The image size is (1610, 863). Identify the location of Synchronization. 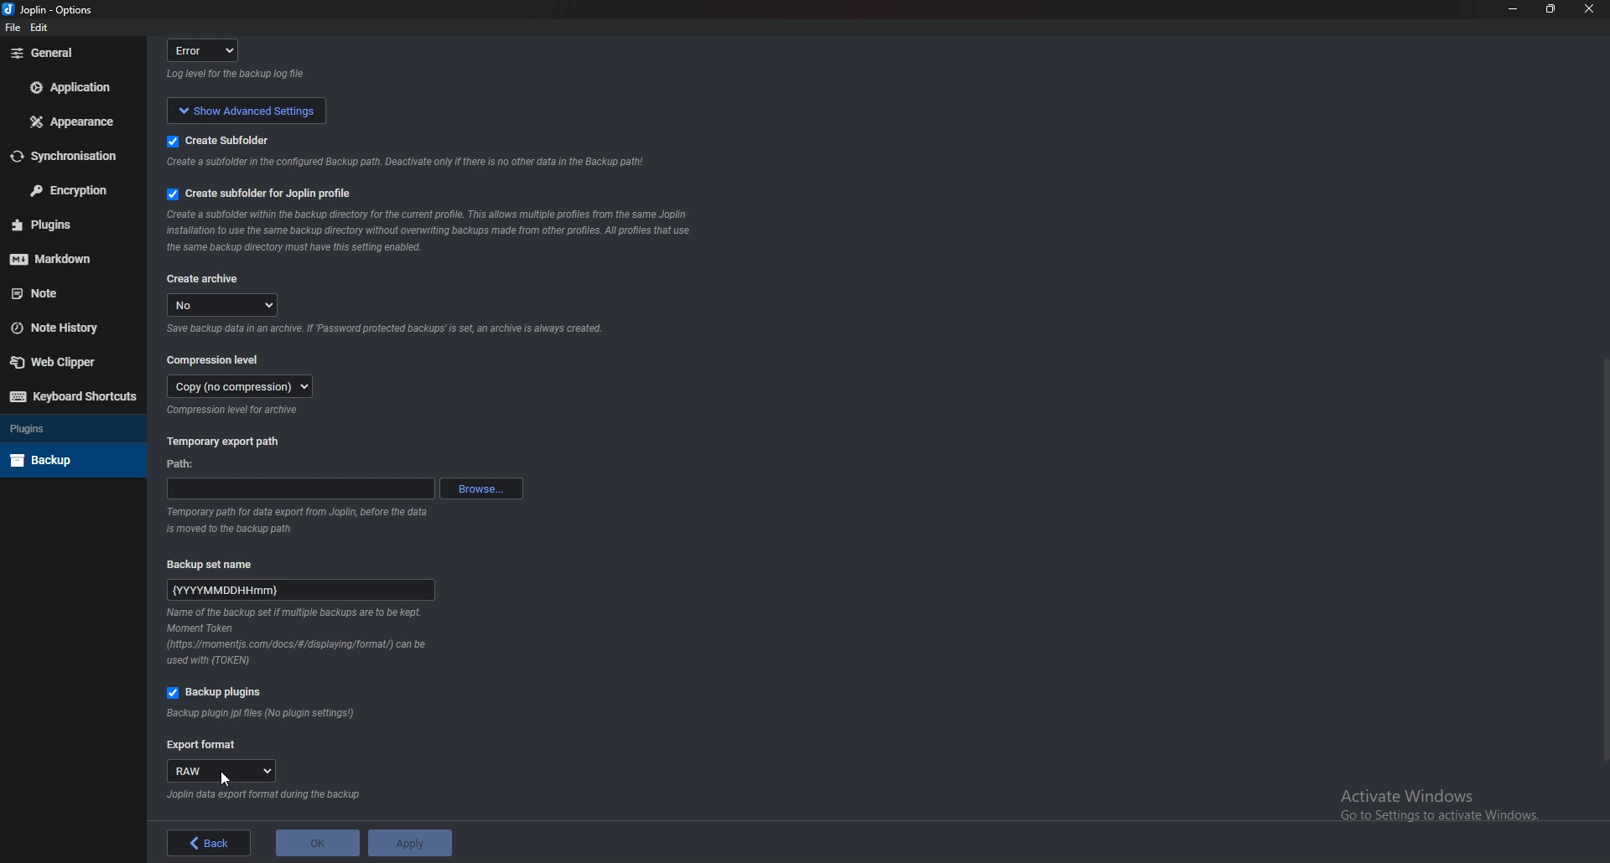
(66, 157).